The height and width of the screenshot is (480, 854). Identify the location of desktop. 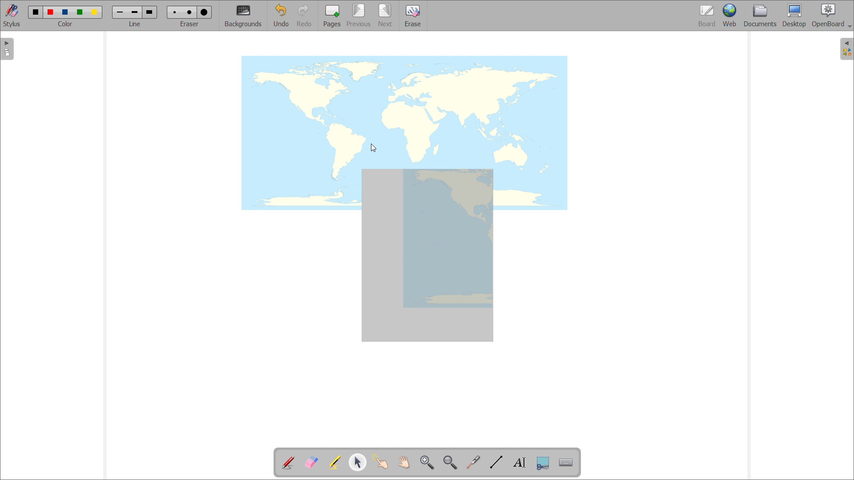
(794, 15).